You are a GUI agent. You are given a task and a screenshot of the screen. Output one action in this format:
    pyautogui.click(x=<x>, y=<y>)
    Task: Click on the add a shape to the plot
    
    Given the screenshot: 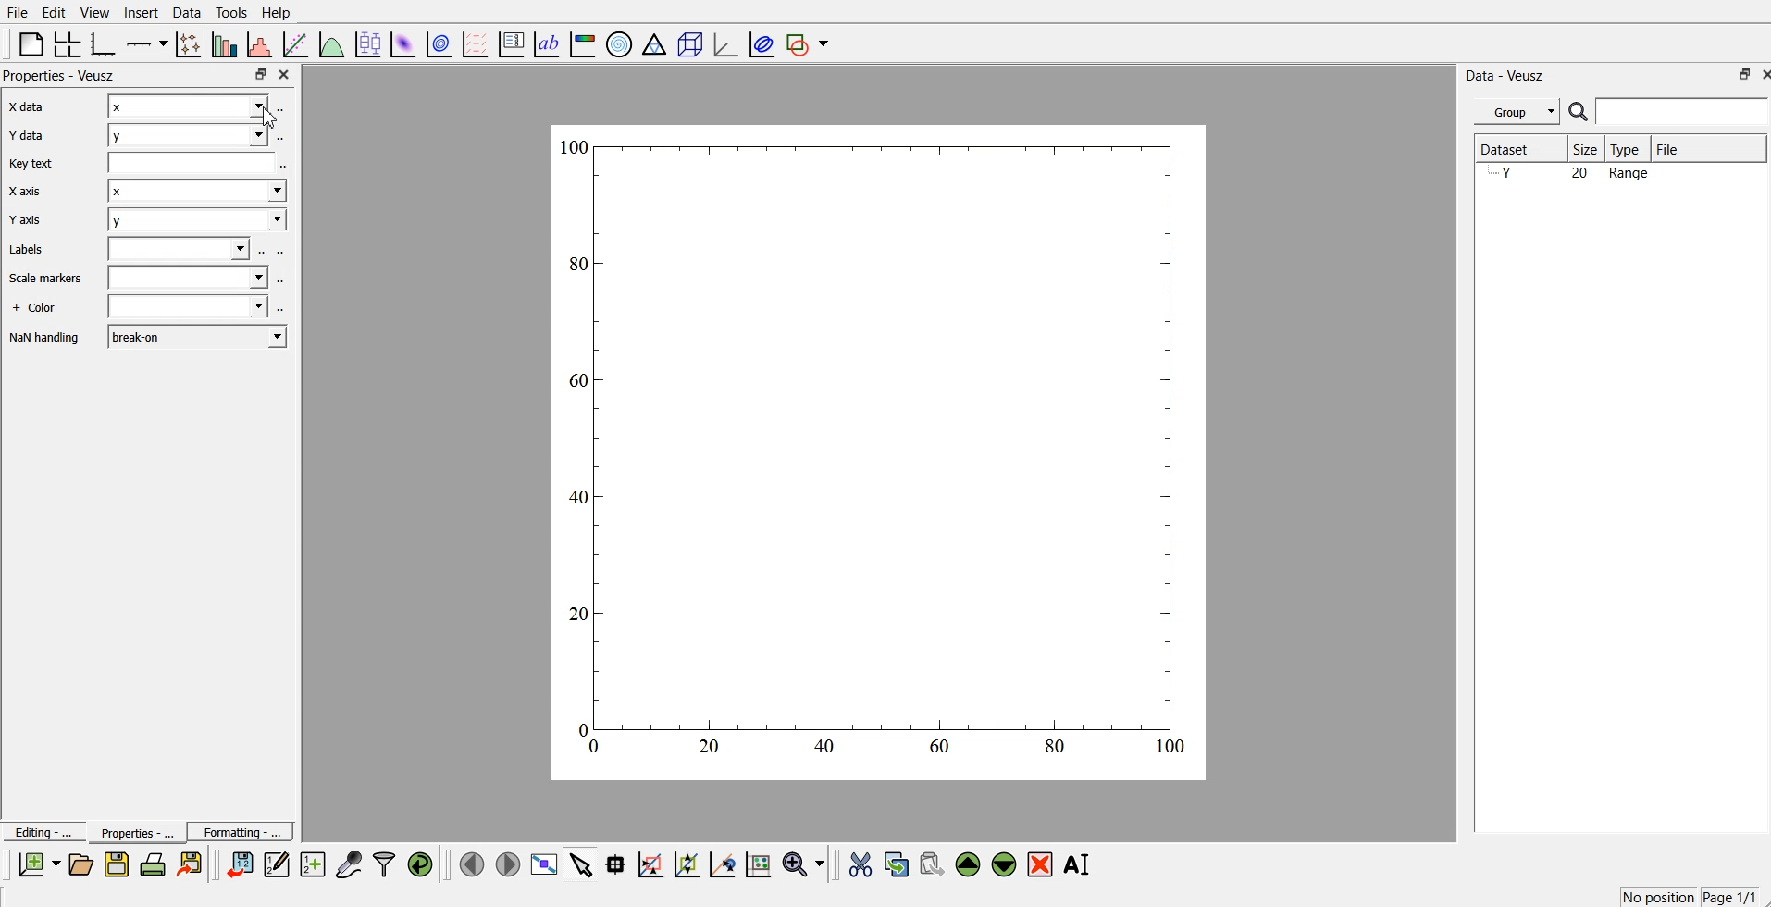 What is the action you would take?
    pyautogui.click(x=809, y=43)
    